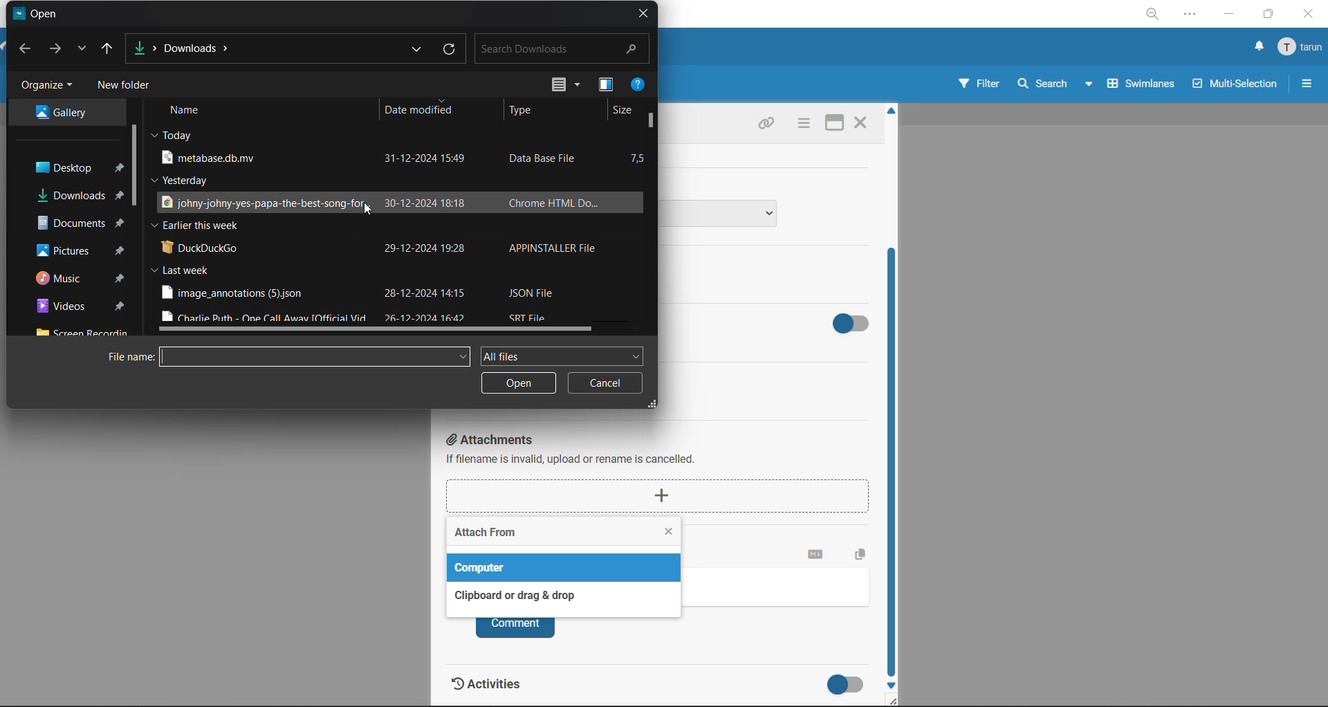 Image resolution: width=1328 pixels, height=707 pixels. I want to click on maximize, so click(832, 125).